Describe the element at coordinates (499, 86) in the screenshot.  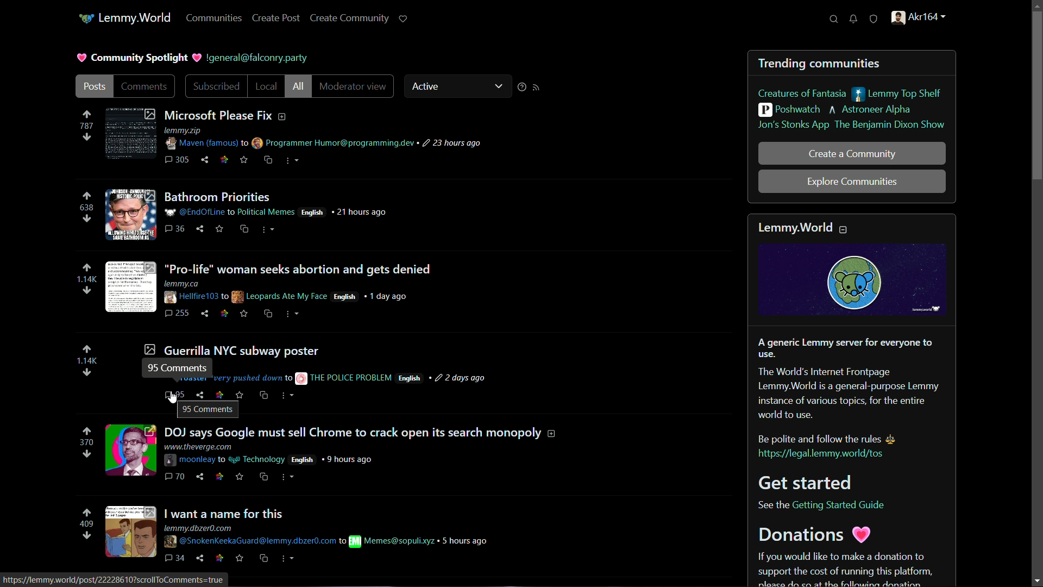
I see `dropdown` at that location.